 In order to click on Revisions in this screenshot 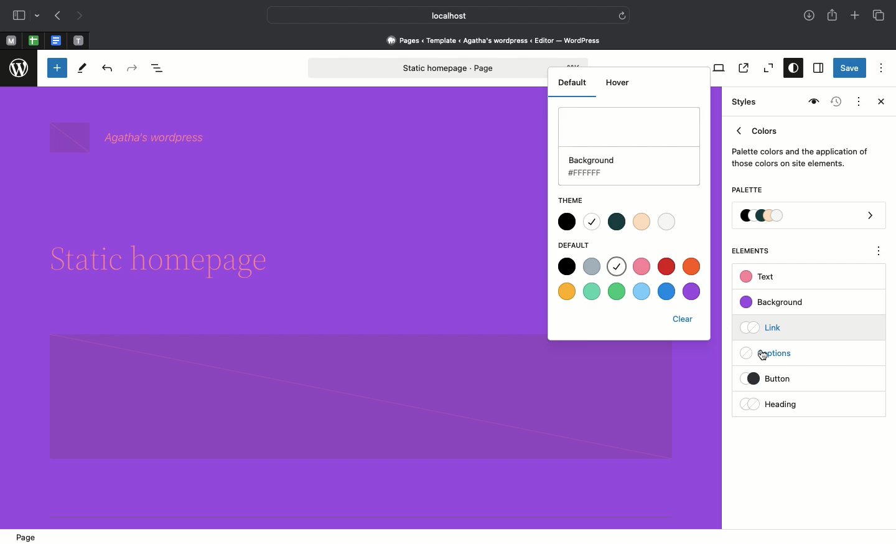, I will do `click(834, 103)`.